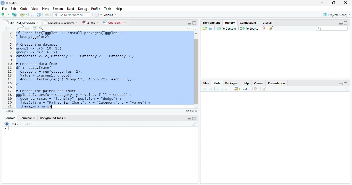  Describe the element at coordinates (82, 9) in the screenshot. I see `debug` at that location.